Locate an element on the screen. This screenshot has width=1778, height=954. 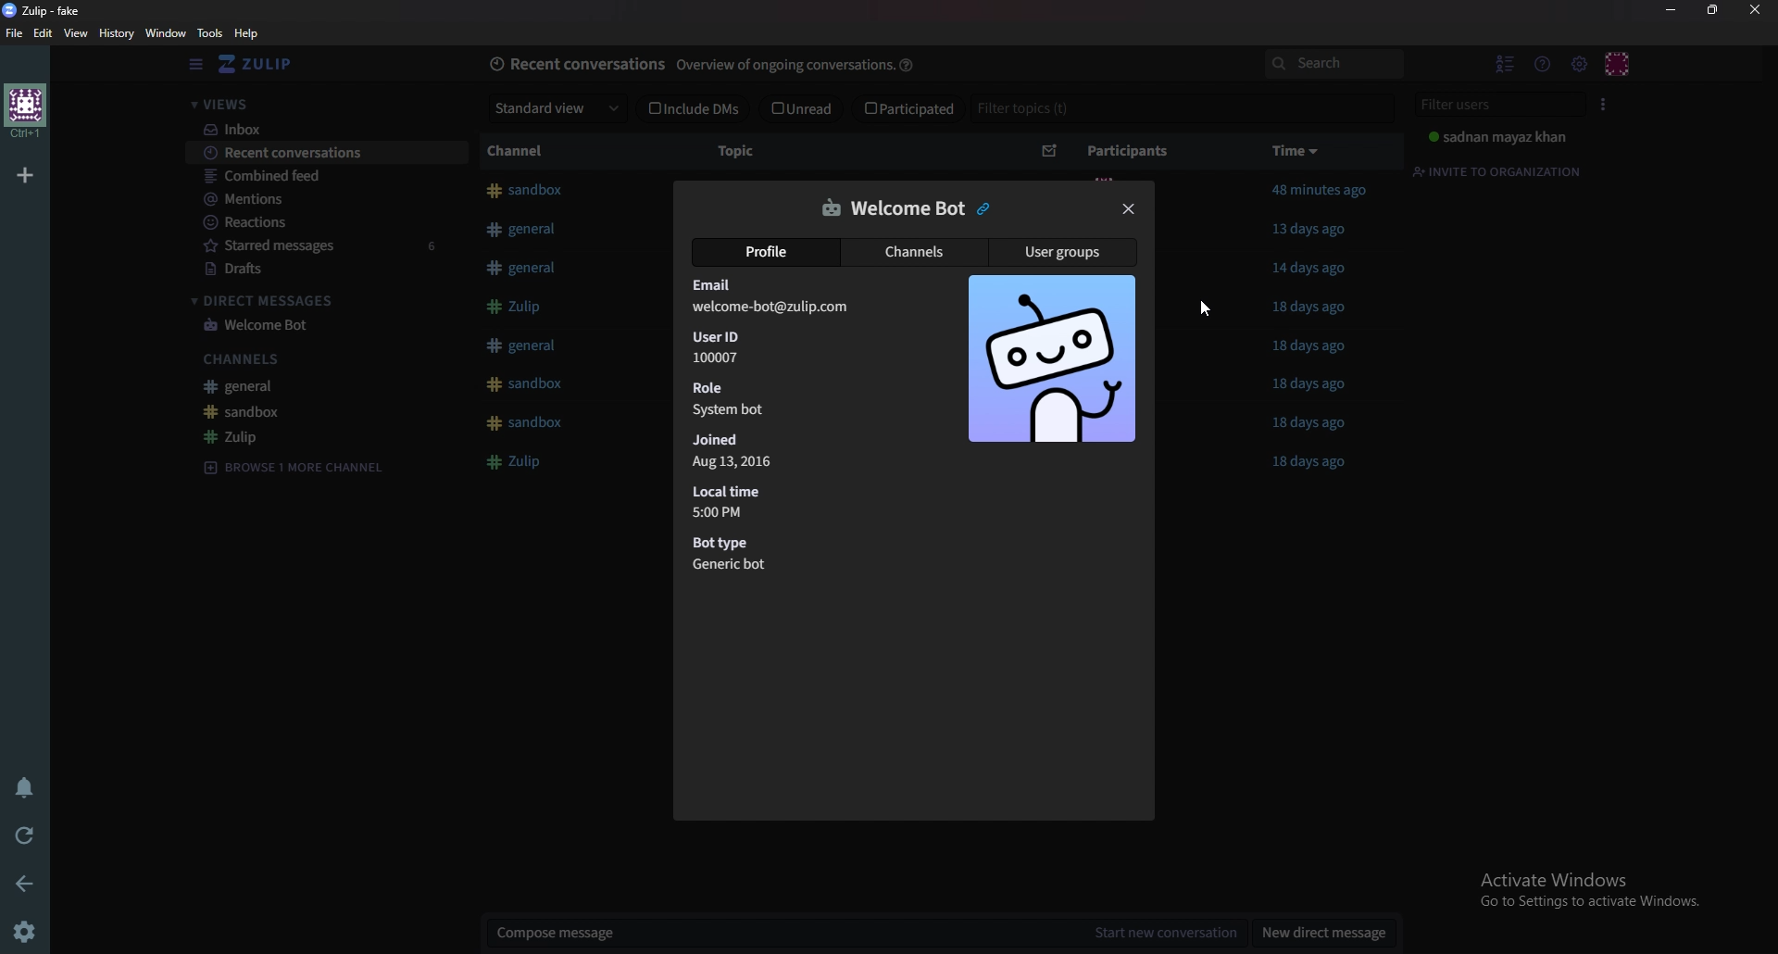
sandbox is located at coordinates (331, 411).